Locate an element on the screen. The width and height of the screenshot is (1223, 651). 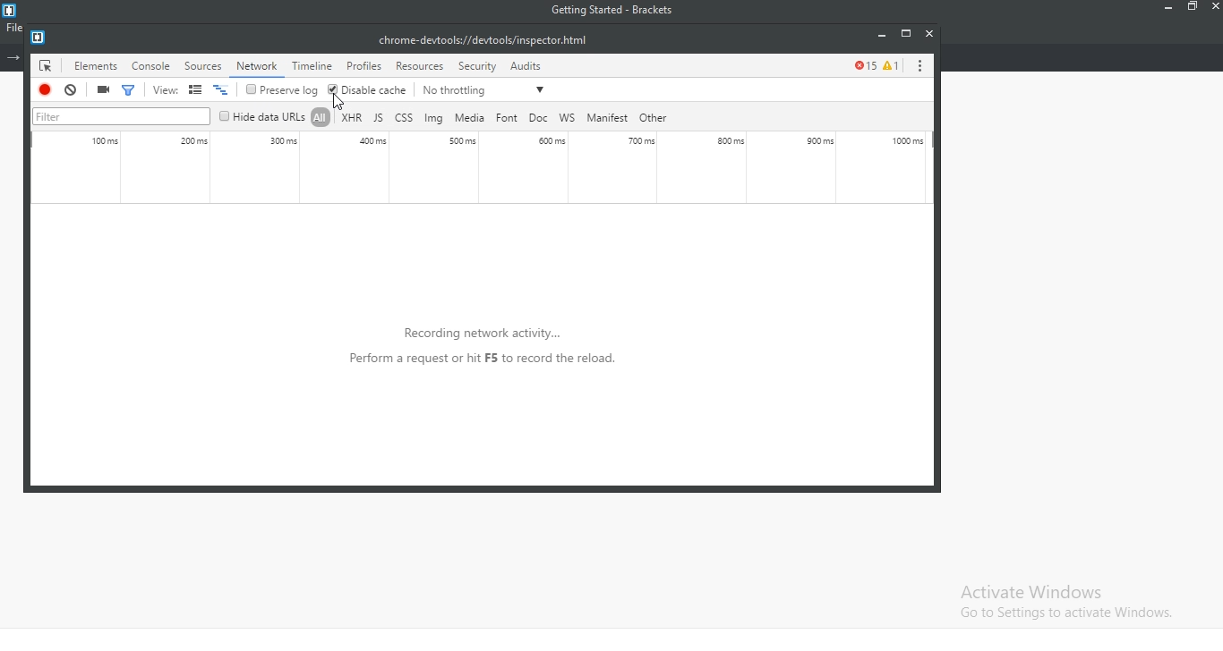
icon is located at coordinates (42, 67).